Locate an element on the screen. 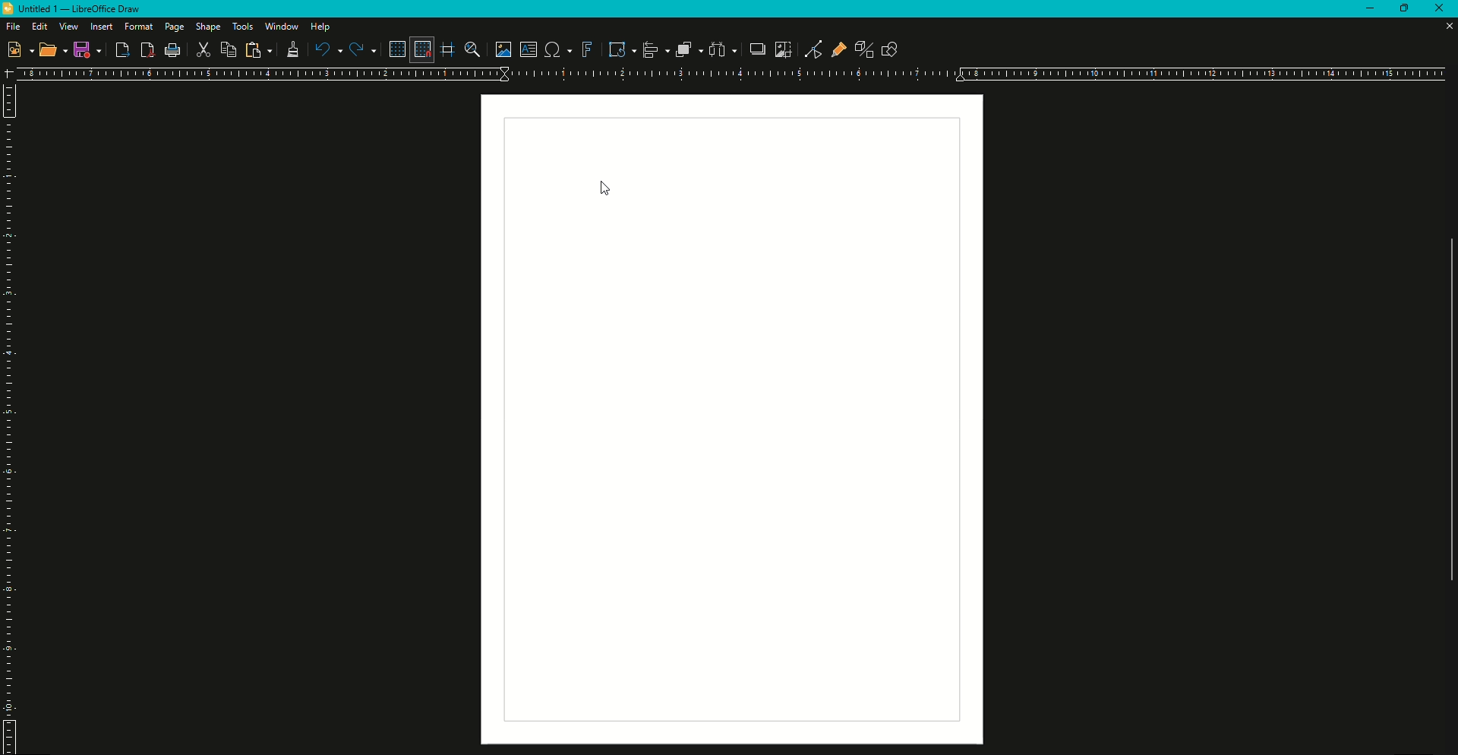  Transformation is located at coordinates (620, 50).